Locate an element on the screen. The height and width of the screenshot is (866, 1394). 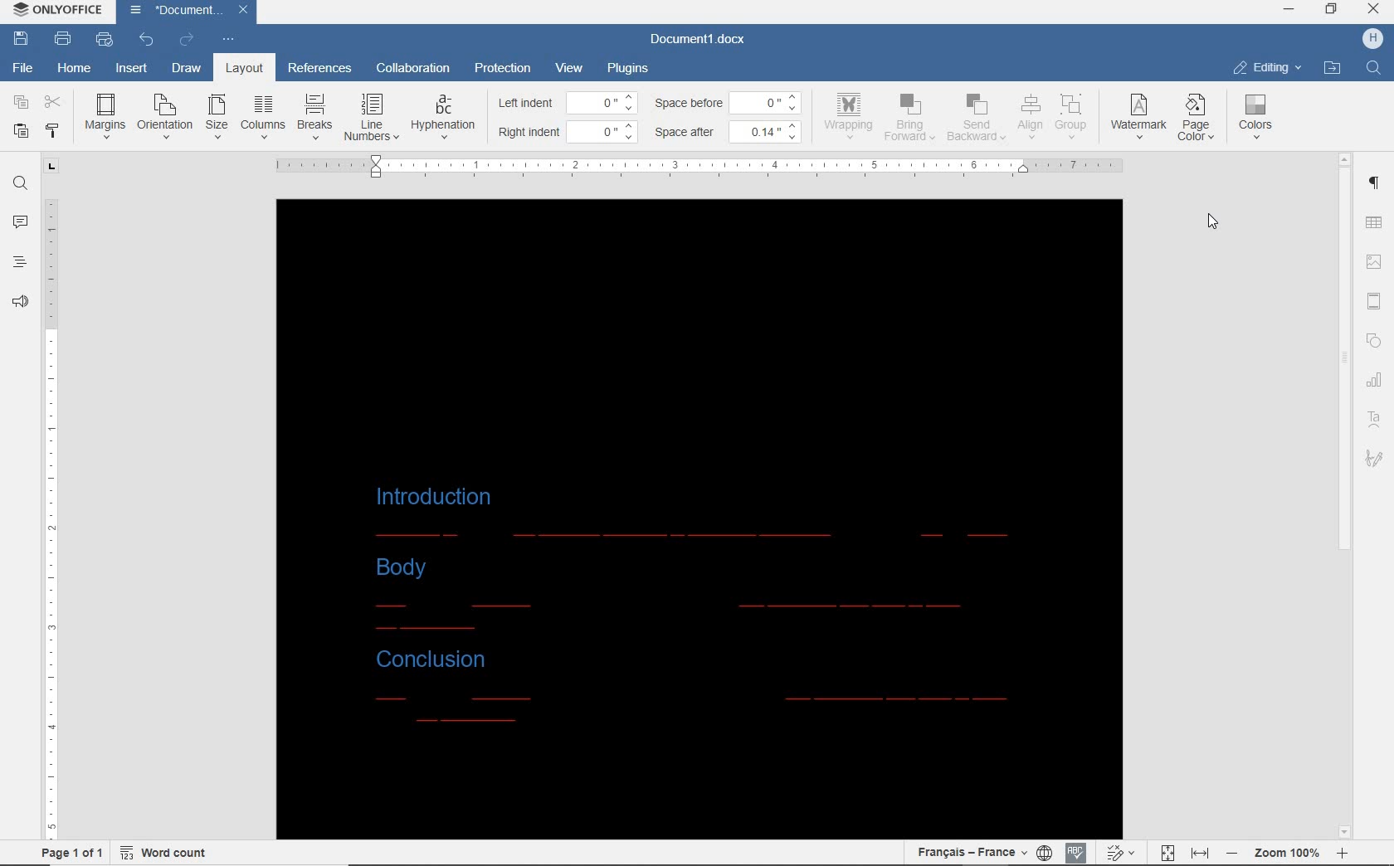
fit to page is located at coordinates (1167, 850).